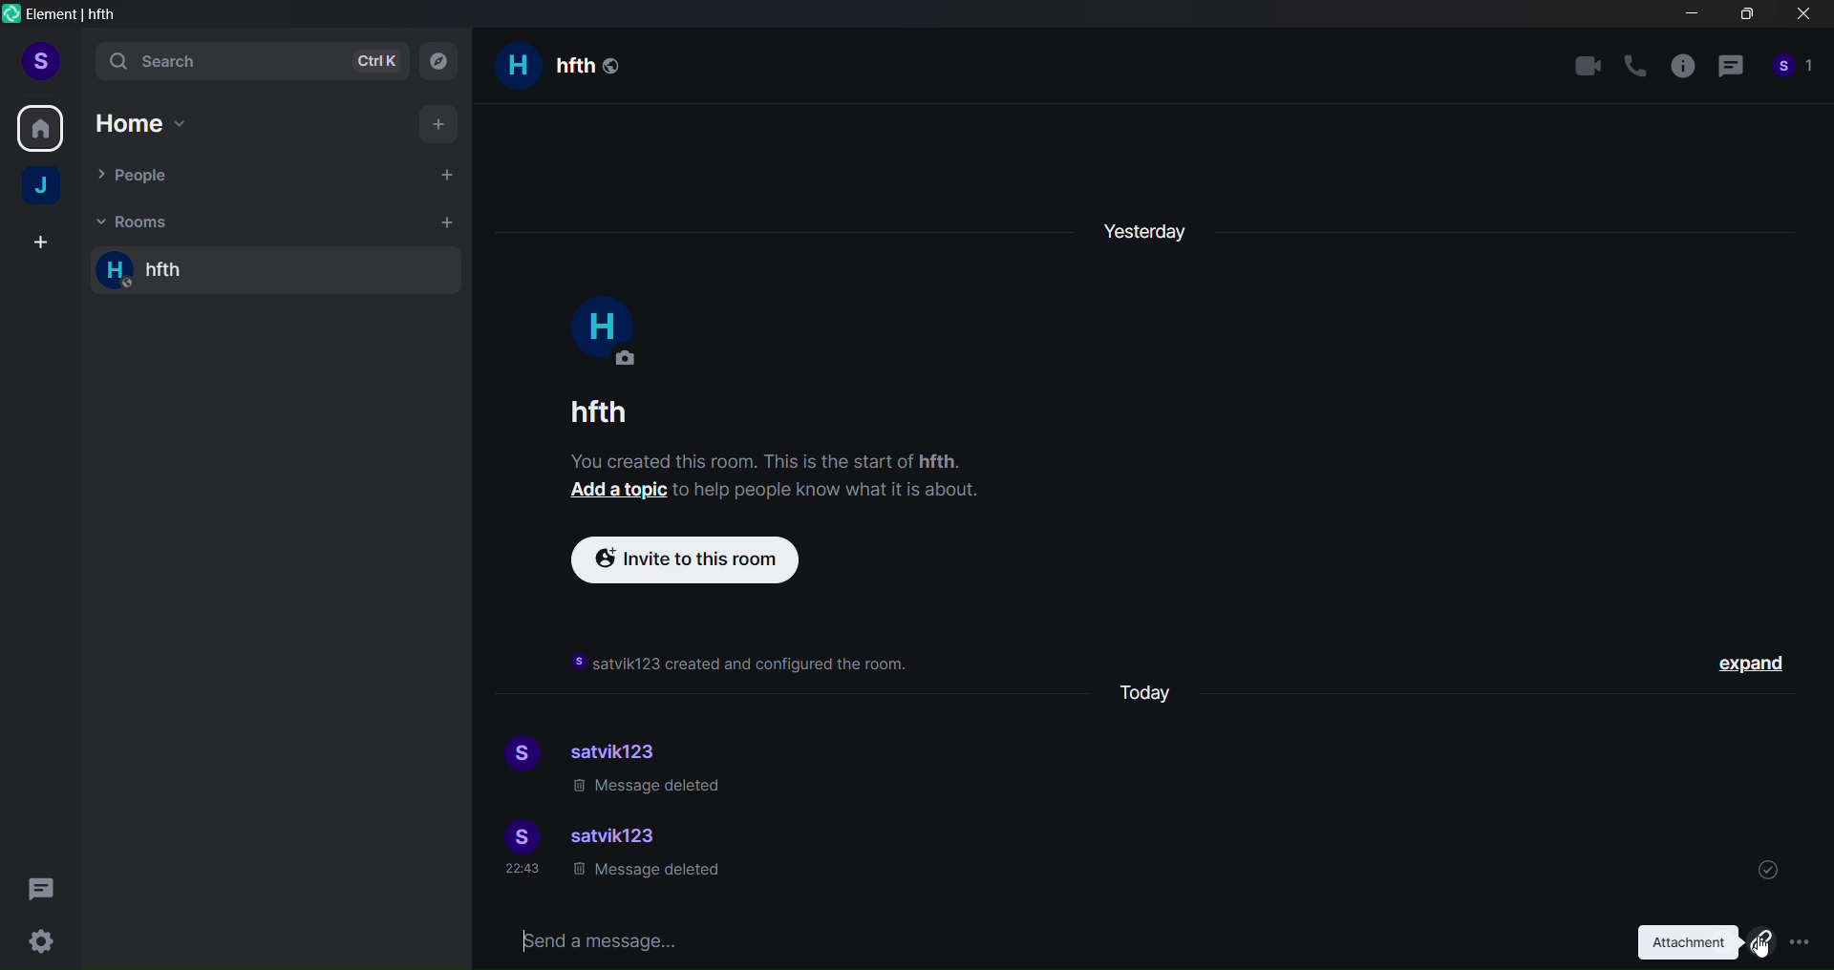 The width and height of the screenshot is (1834, 970). What do you see at coordinates (1692, 17) in the screenshot?
I see `minimize` at bounding box center [1692, 17].